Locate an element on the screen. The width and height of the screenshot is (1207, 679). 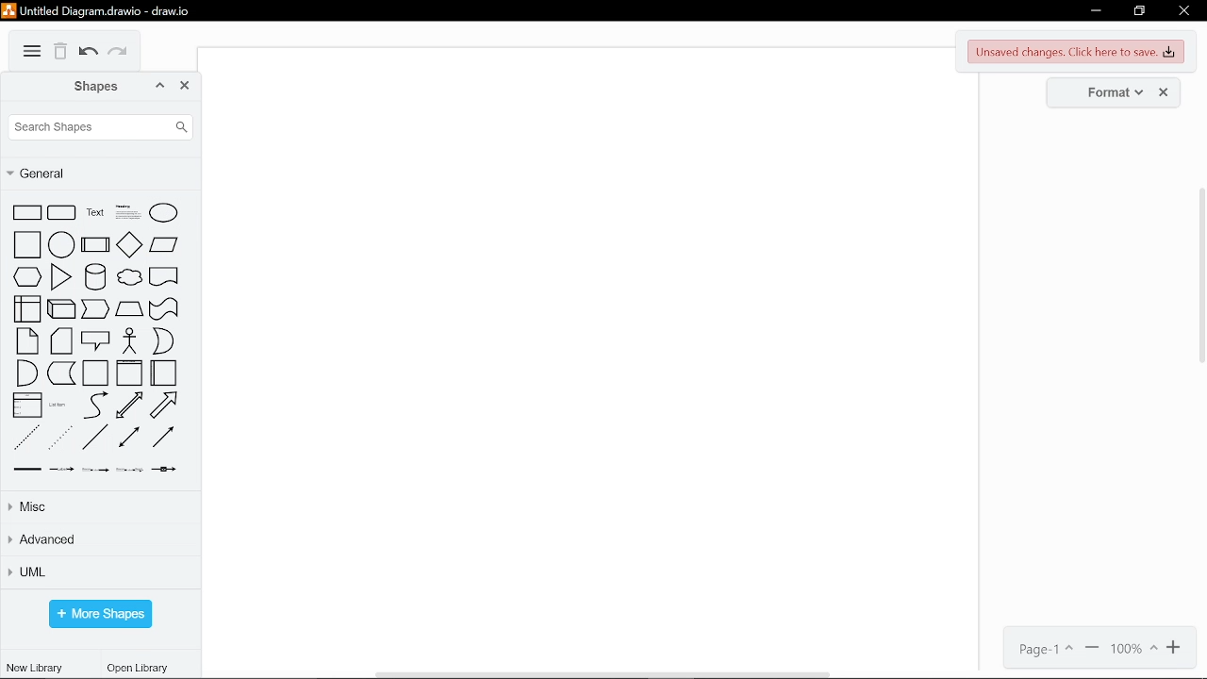
connector with label is located at coordinates (62, 470).